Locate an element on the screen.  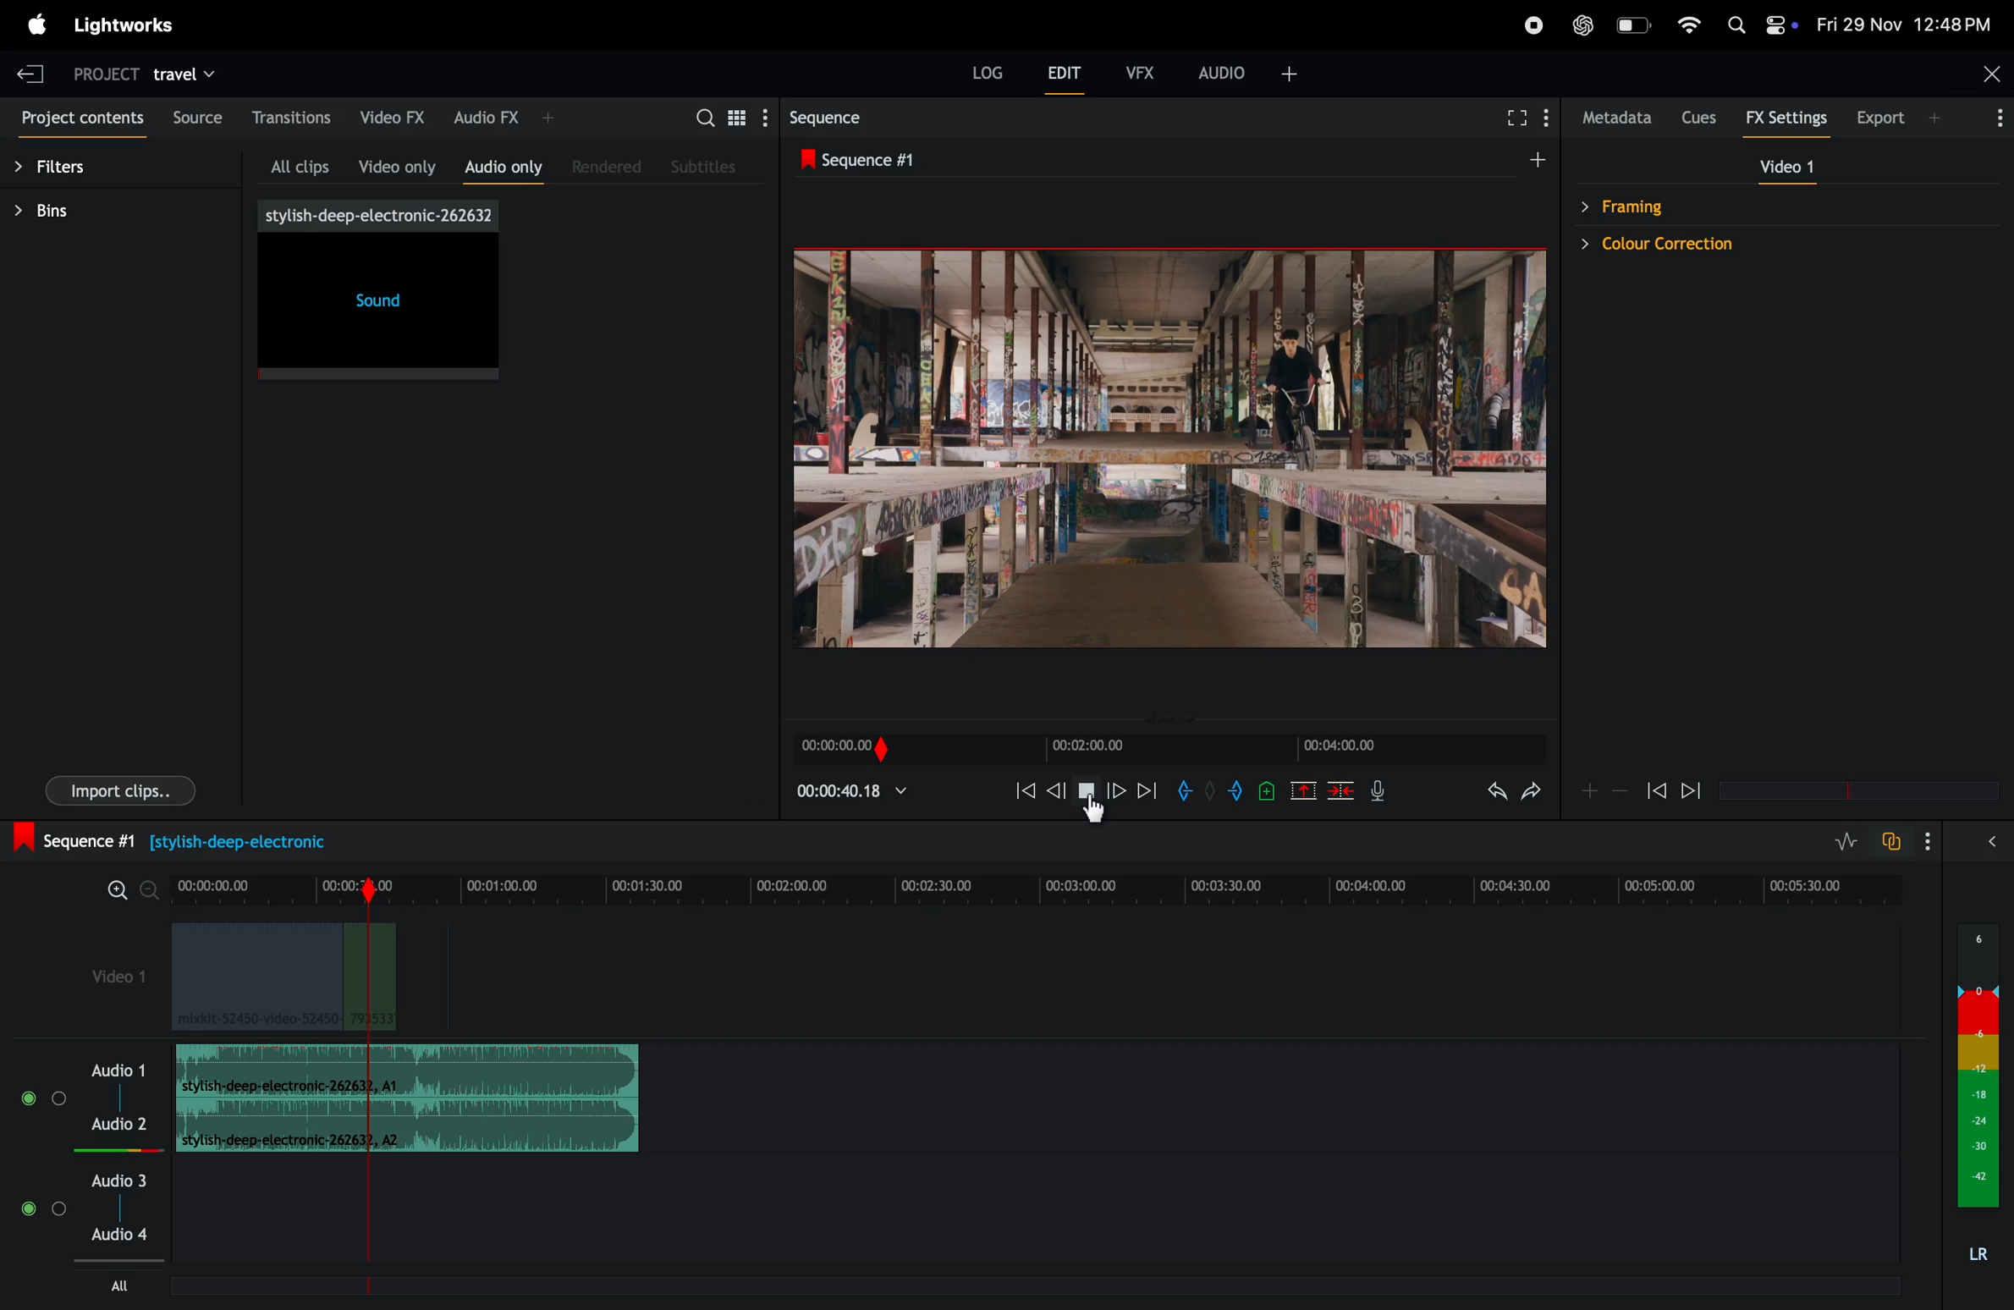
search is located at coordinates (702, 115).